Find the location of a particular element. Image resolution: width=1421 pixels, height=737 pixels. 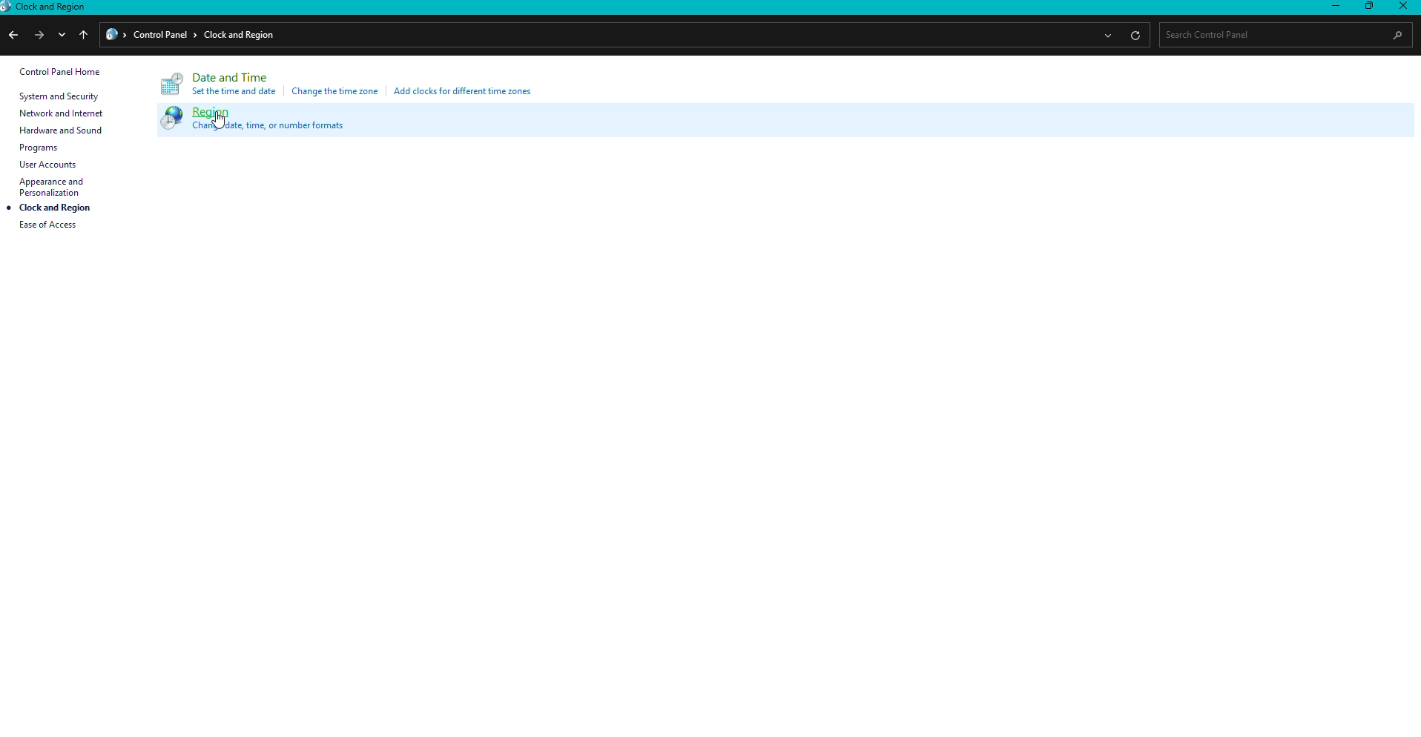

System and security is located at coordinates (61, 96).